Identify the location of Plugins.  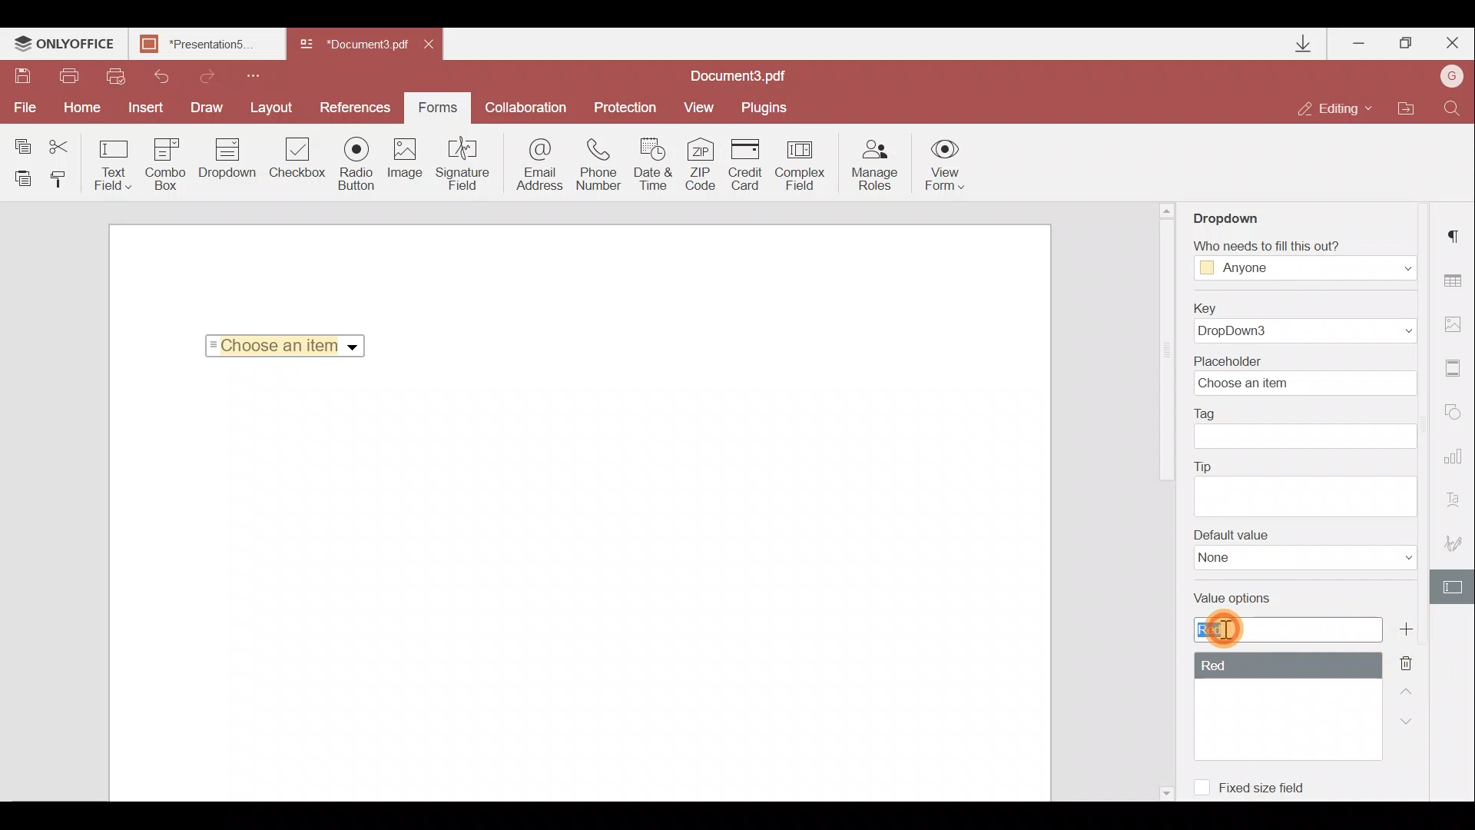
(766, 108).